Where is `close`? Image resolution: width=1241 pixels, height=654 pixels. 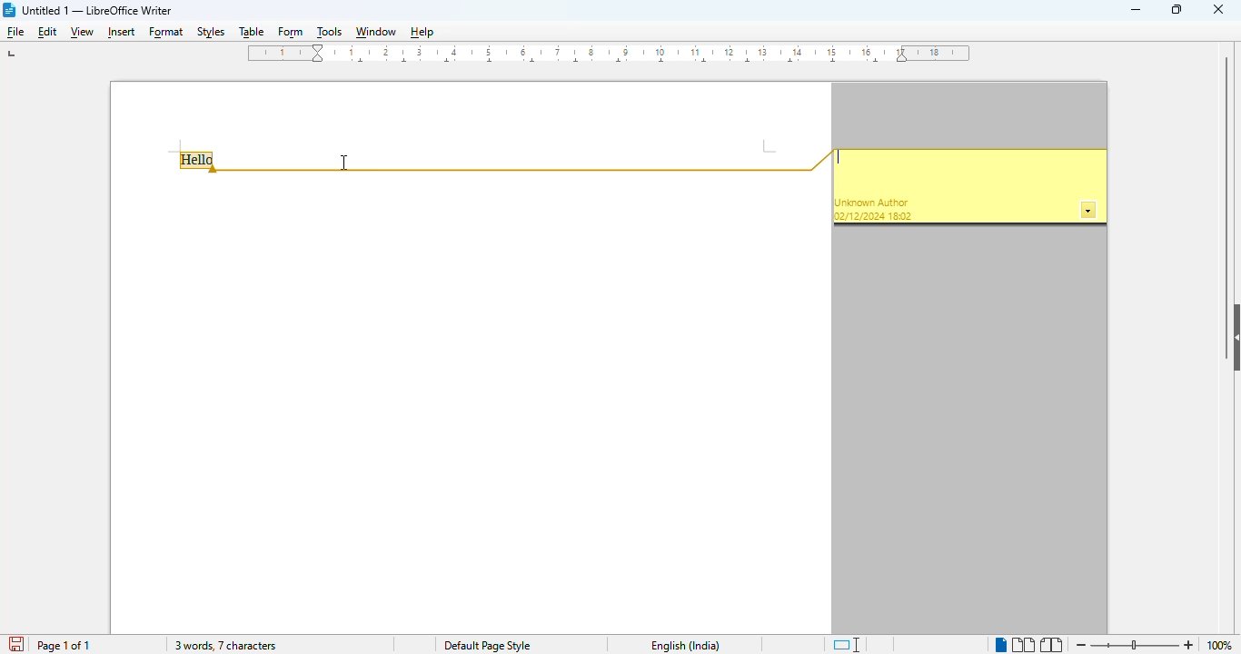 close is located at coordinates (1218, 8).